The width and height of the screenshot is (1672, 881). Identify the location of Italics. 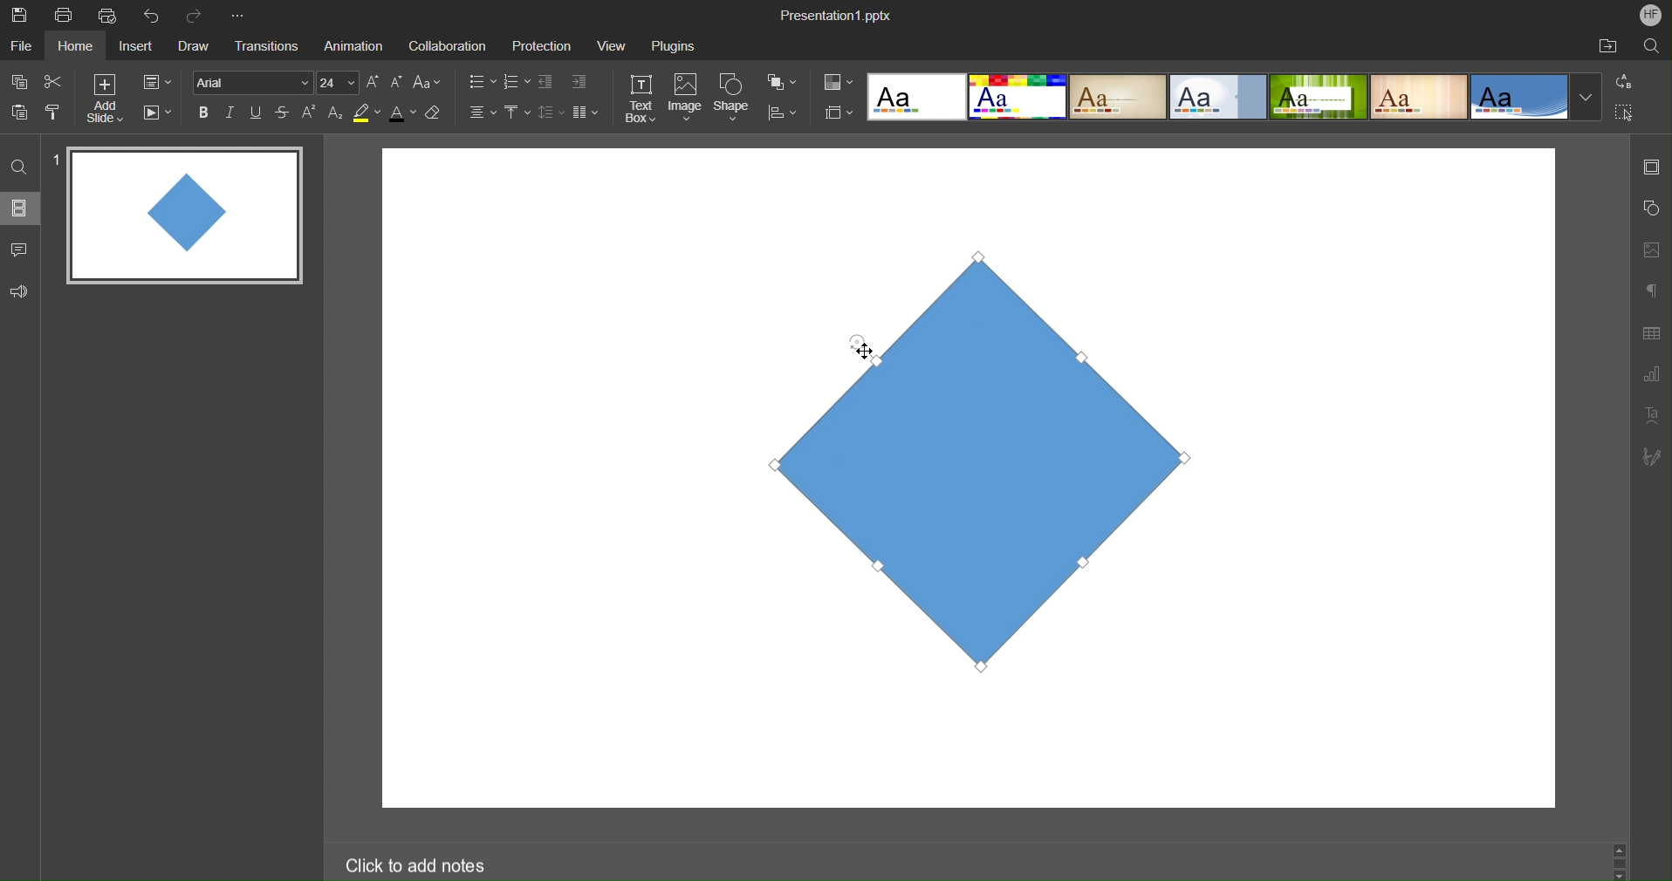
(230, 113).